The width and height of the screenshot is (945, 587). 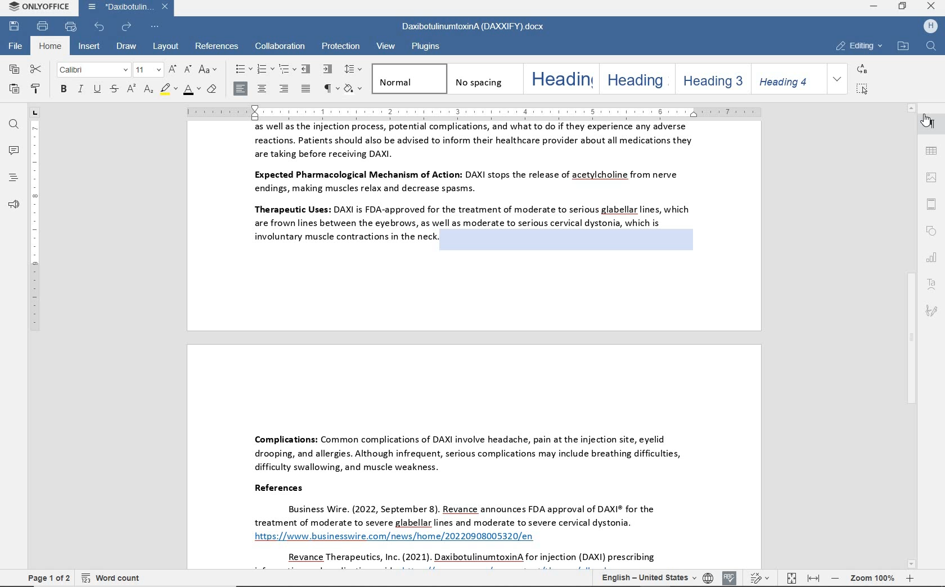 What do you see at coordinates (15, 70) in the screenshot?
I see `copy` at bounding box center [15, 70].